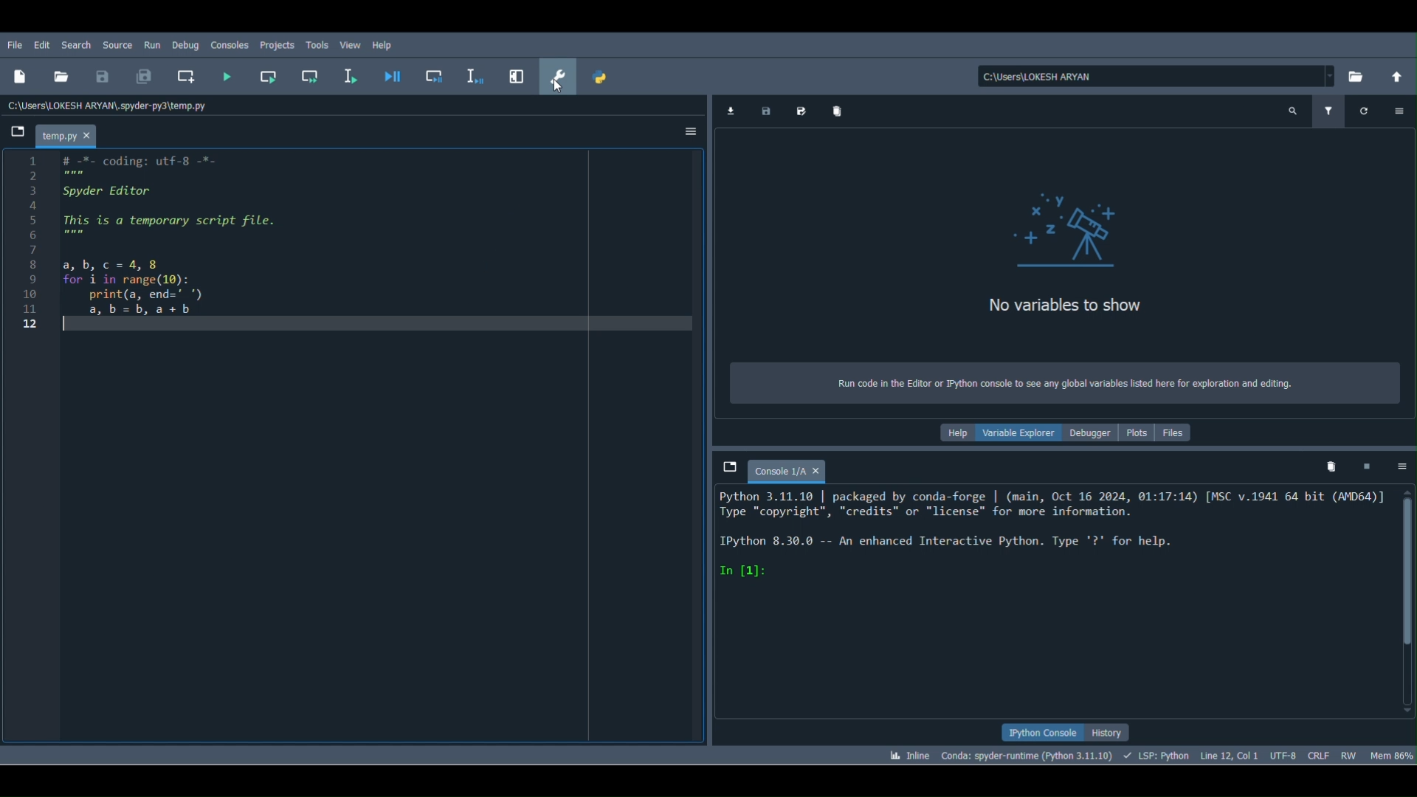 This screenshot has width=1417, height=797. What do you see at coordinates (729, 111) in the screenshot?
I see `Import data` at bounding box center [729, 111].